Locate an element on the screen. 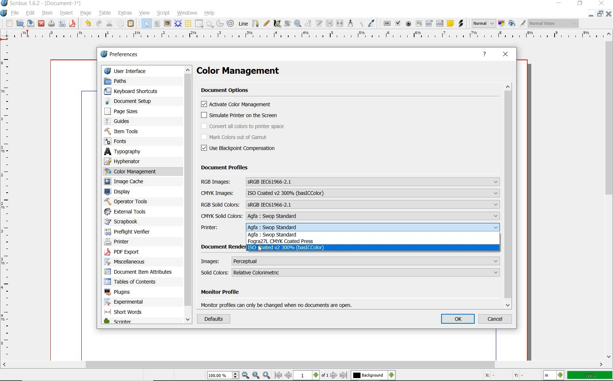 The height and width of the screenshot is (381, 613). save is located at coordinates (74, 23).